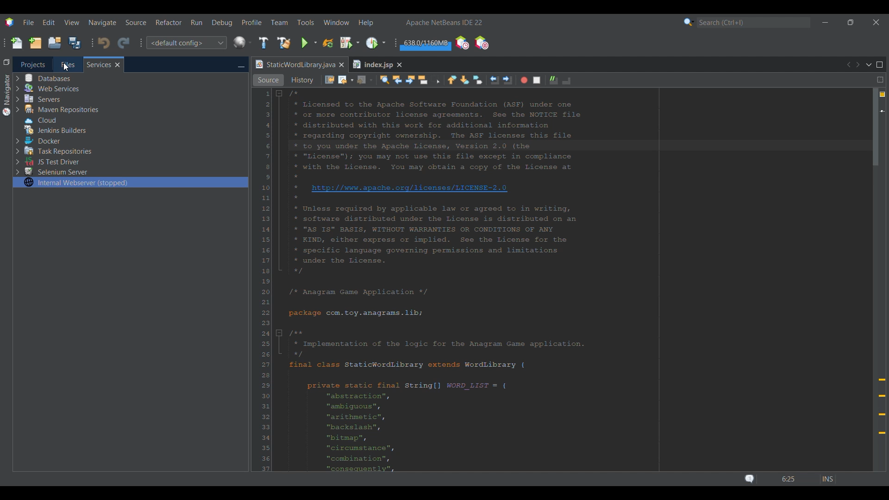 Image resolution: width=889 pixels, height=500 pixels. Describe the element at coordinates (346, 80) in the screenshot. I see `Back options` at that location.